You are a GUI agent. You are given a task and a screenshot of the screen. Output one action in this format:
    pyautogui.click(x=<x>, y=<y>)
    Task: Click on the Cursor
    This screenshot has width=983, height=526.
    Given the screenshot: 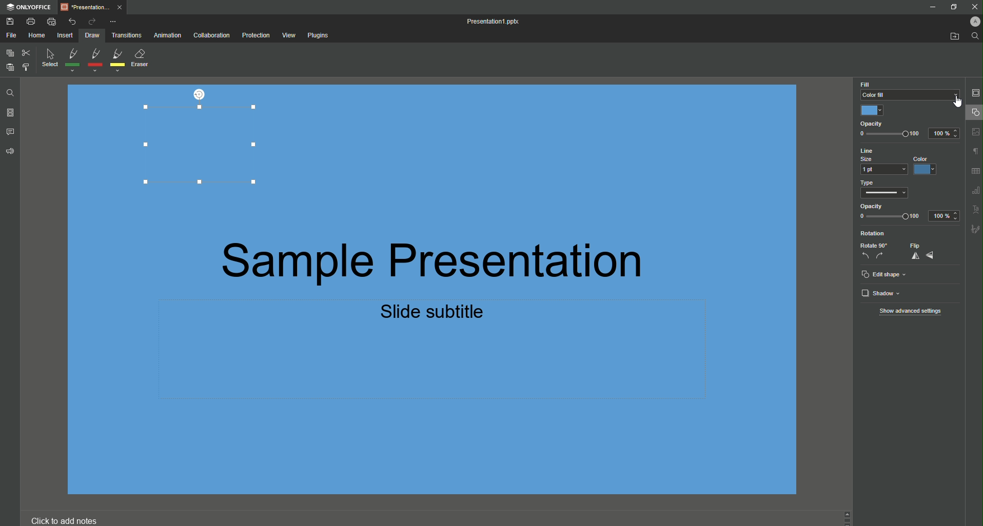 What is the action you would take?
    pyautogui.click(x=971, y=118)
    